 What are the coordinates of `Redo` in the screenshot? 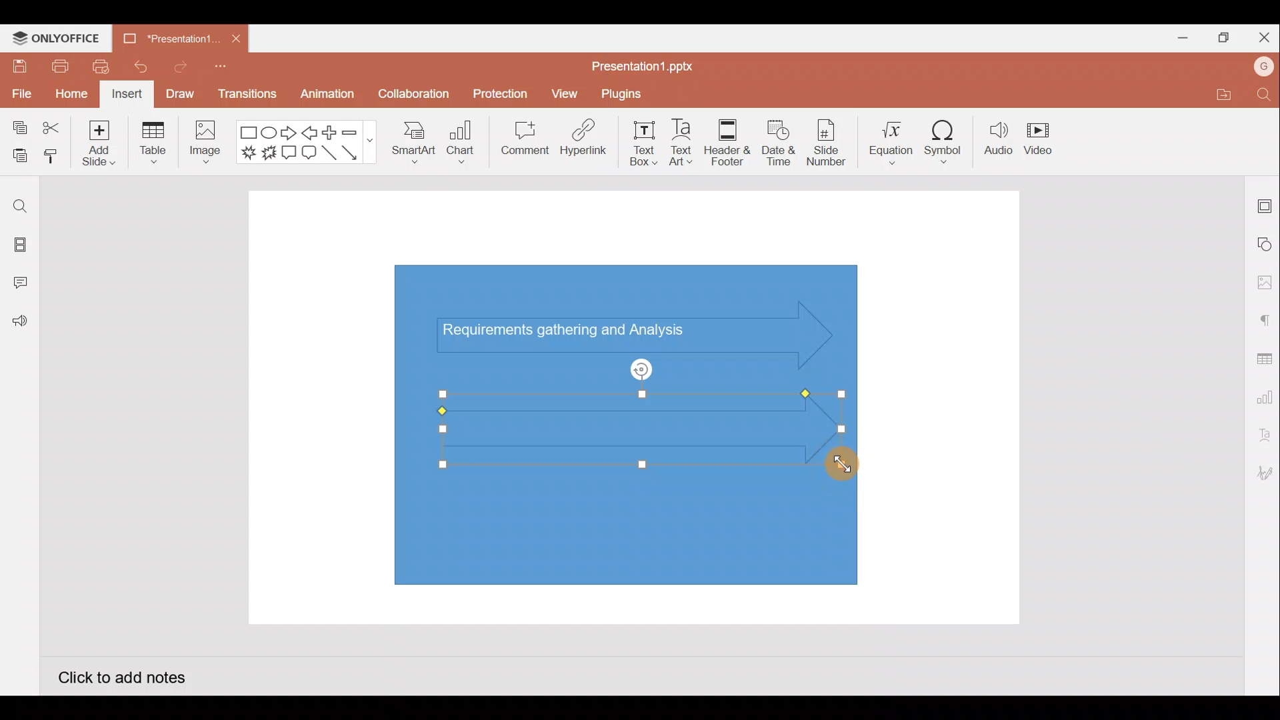 It's located at (175, 66).